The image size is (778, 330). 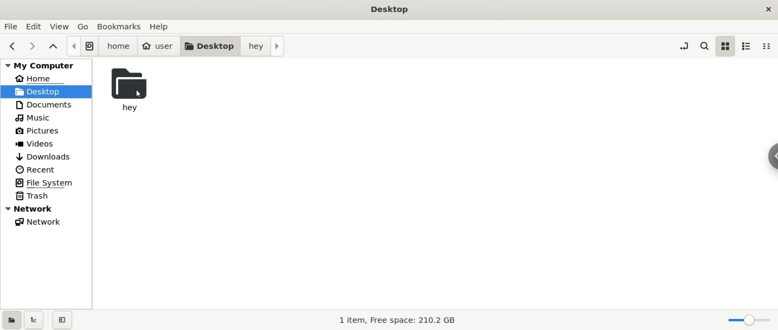 What do you see at coordinates (158, 47) in the screenshot?
I see `user` at bounding box center [158, 47].